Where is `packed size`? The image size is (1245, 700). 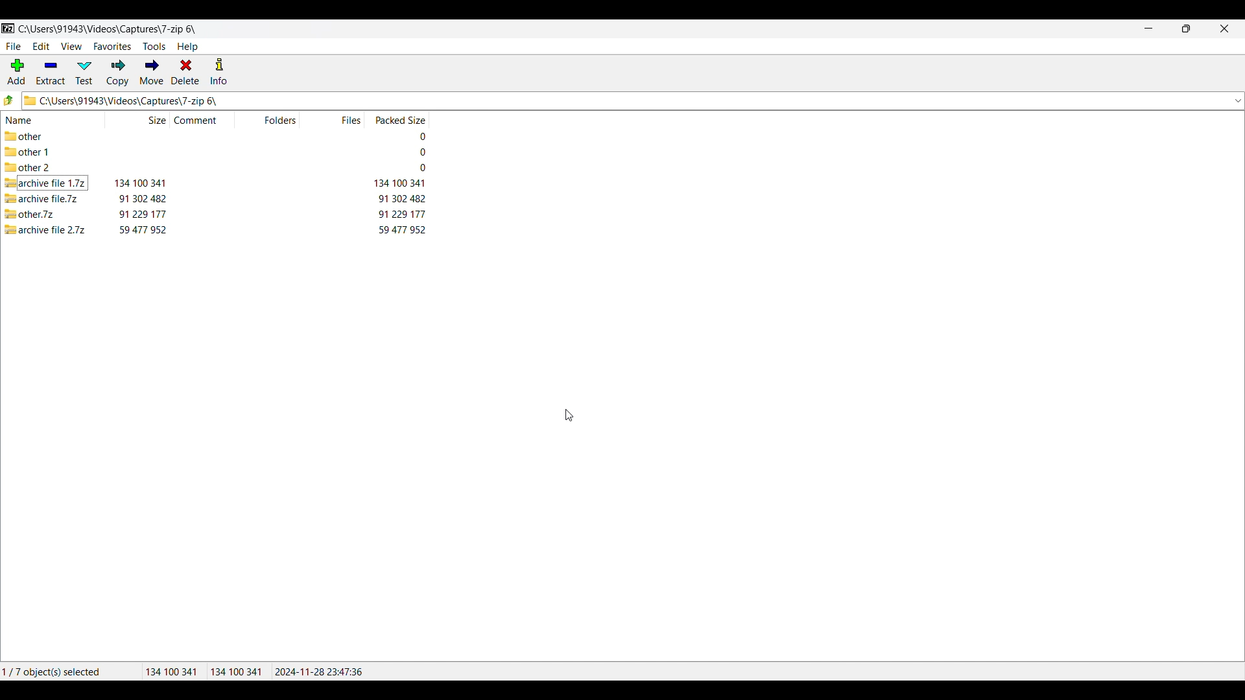 packed size is located at coordinates (402, 213).